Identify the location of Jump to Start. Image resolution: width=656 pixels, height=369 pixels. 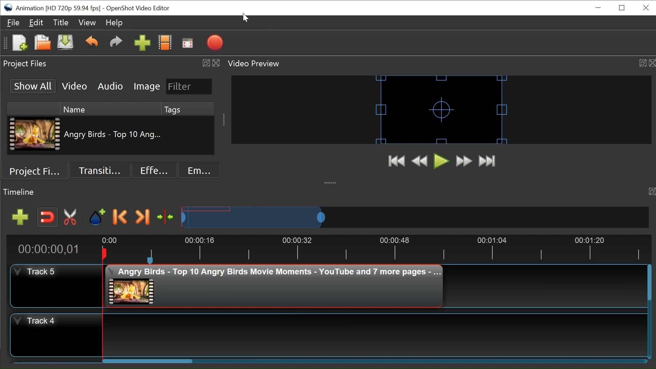
(398, 162).